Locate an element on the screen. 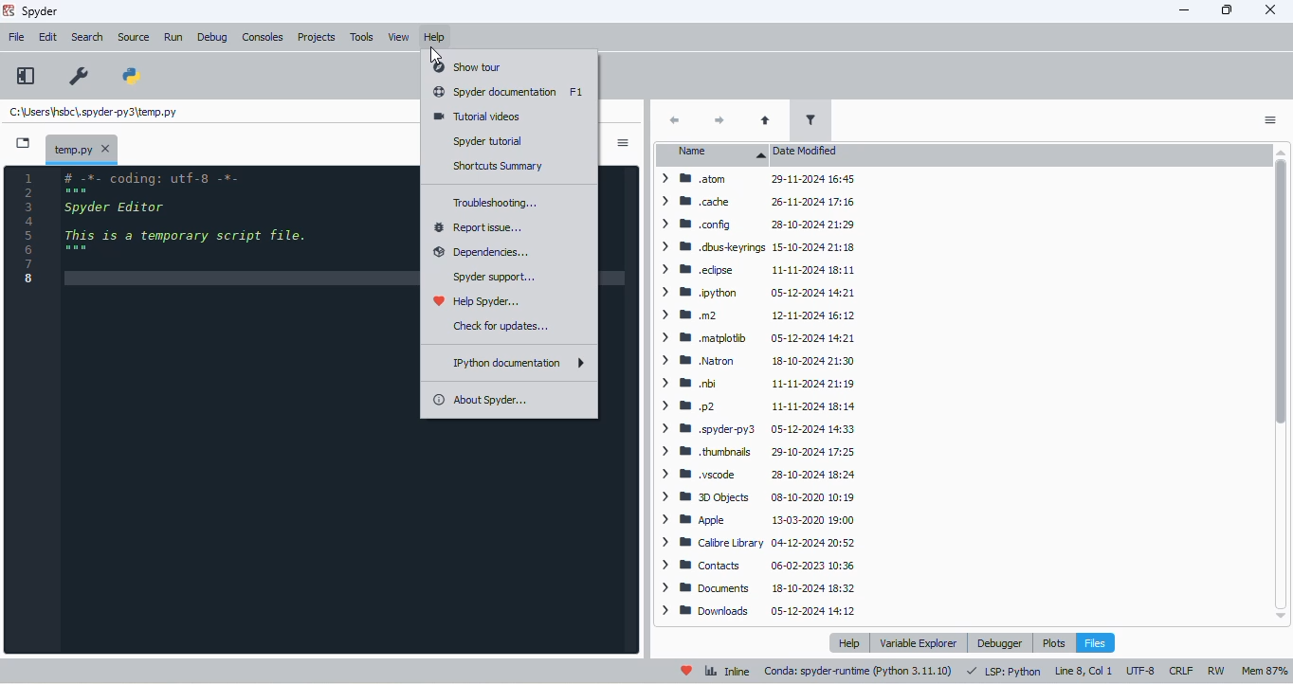 This screenshot has width=1293, height=684. CRLF is located at coordinates (1182, 671).